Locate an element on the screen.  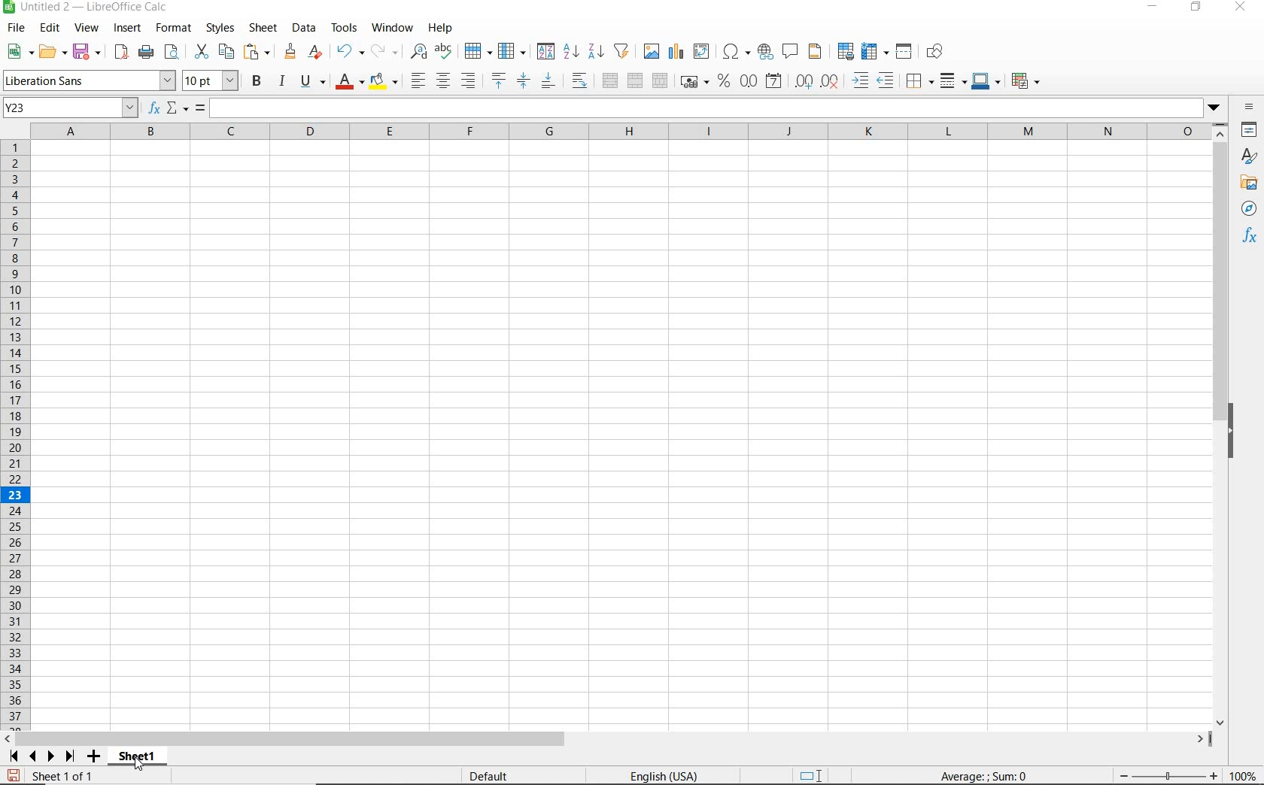
STYLES is located at coordinates (220, 28).